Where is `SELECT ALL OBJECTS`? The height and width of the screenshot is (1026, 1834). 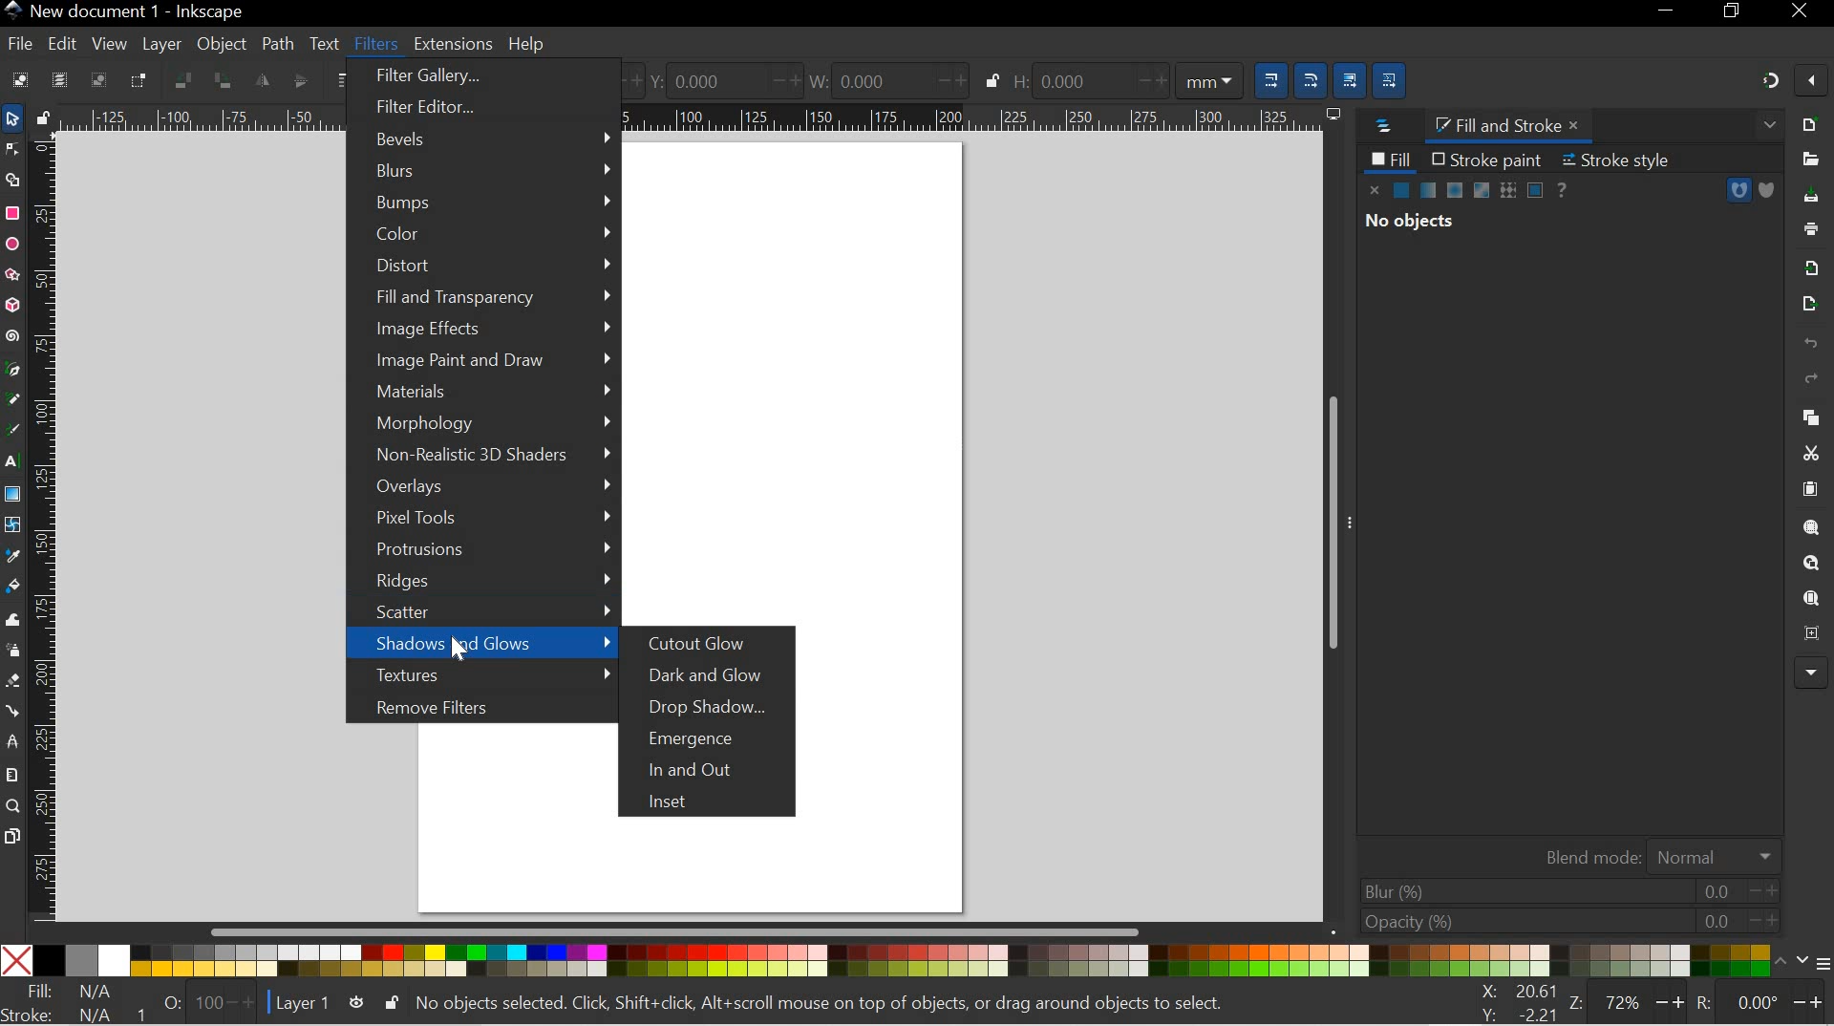 SELECT ALL OBJECTS is located at coordinates (17, 79).